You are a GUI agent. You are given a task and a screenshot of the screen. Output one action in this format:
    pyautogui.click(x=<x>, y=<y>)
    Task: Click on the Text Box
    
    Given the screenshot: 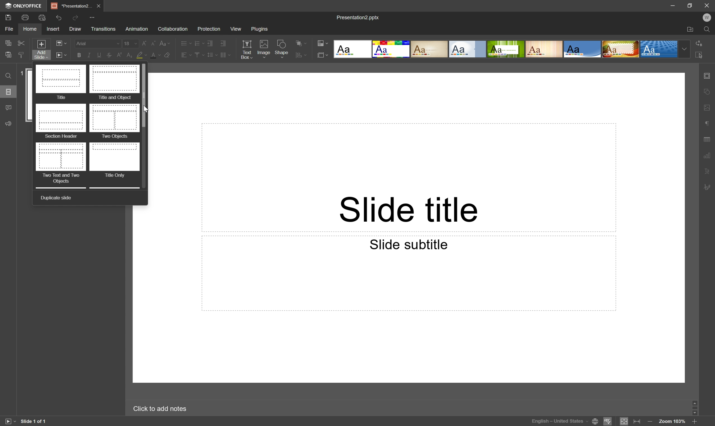 What is the action you would take?
    pyautogui.click(x=248, y=49)
    